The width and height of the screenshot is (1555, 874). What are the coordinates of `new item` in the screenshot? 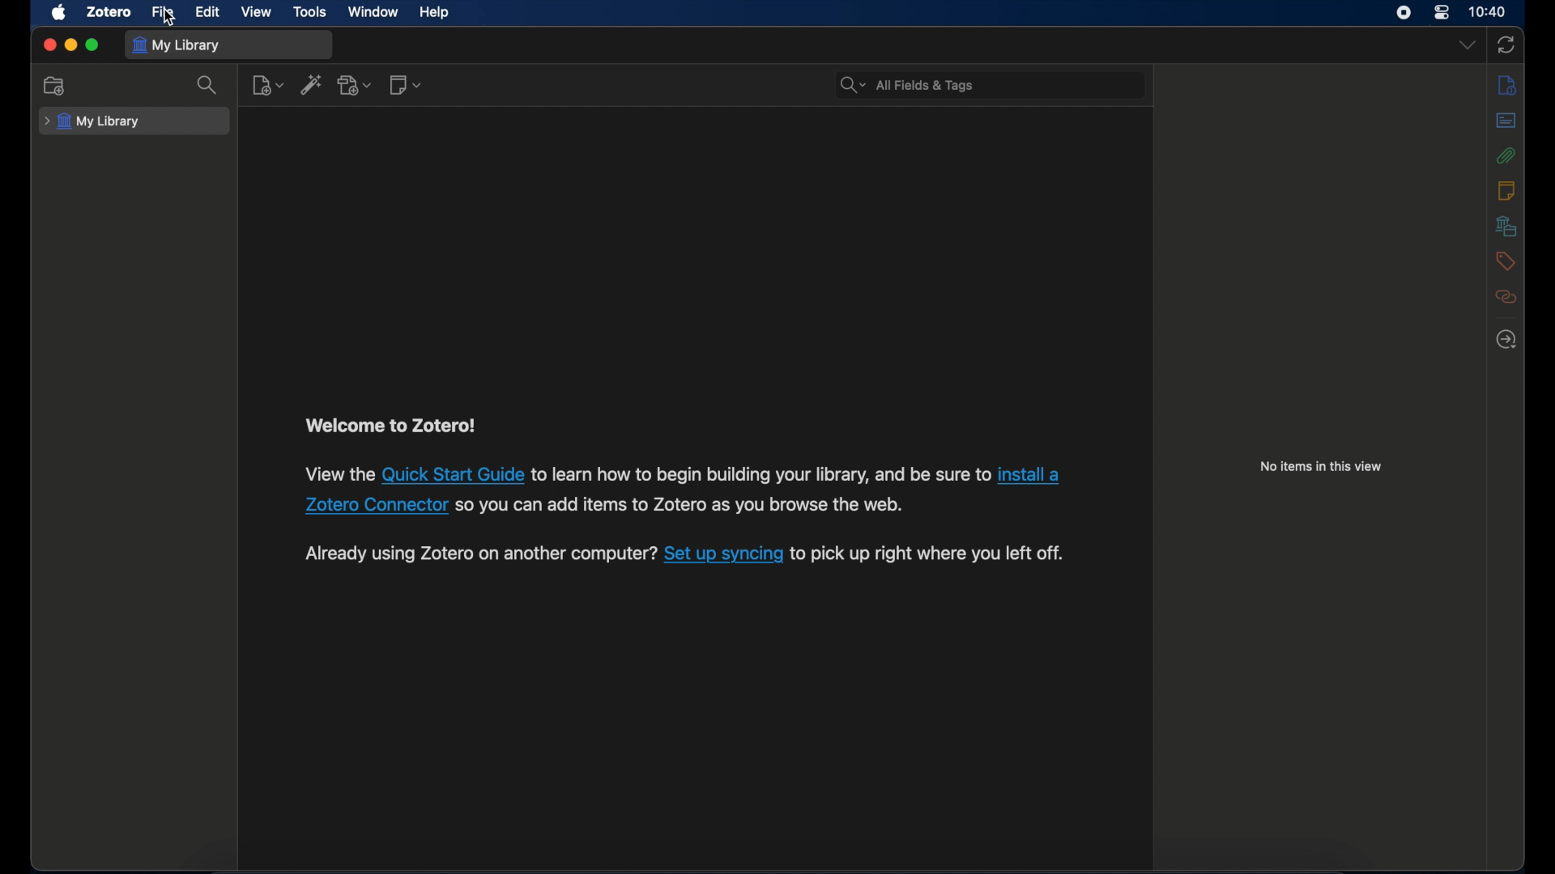 It's located at (267, 85).